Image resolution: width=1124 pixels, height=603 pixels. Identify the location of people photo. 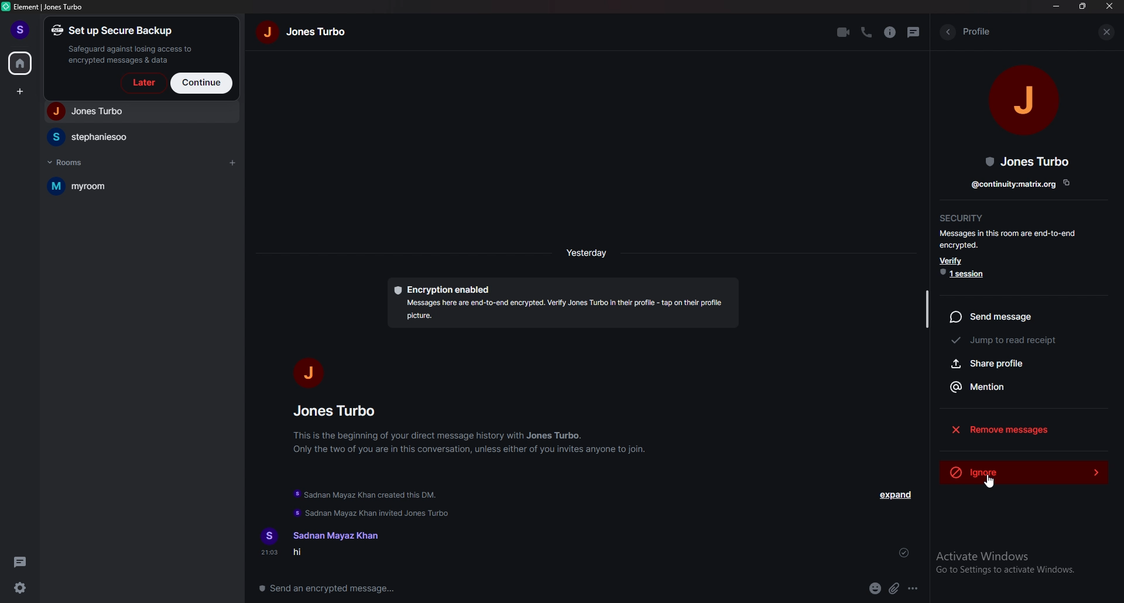
(1026, 97).